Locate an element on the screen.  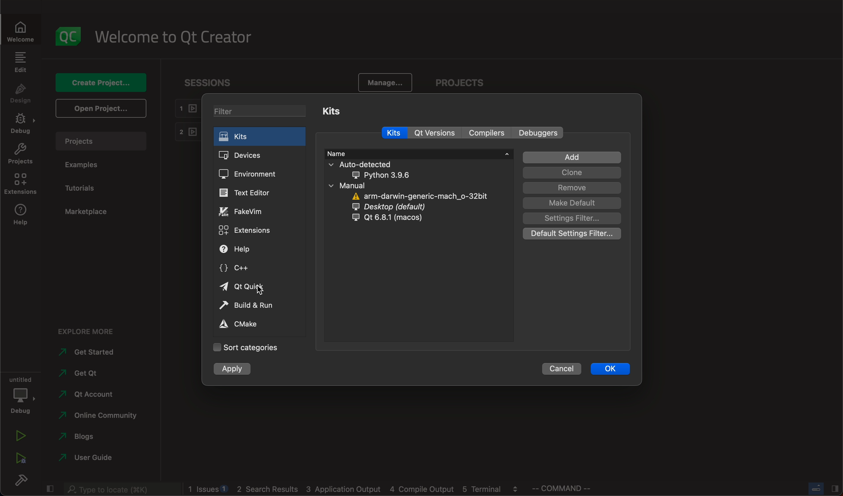
extensions is located at coordinates (247, 231).